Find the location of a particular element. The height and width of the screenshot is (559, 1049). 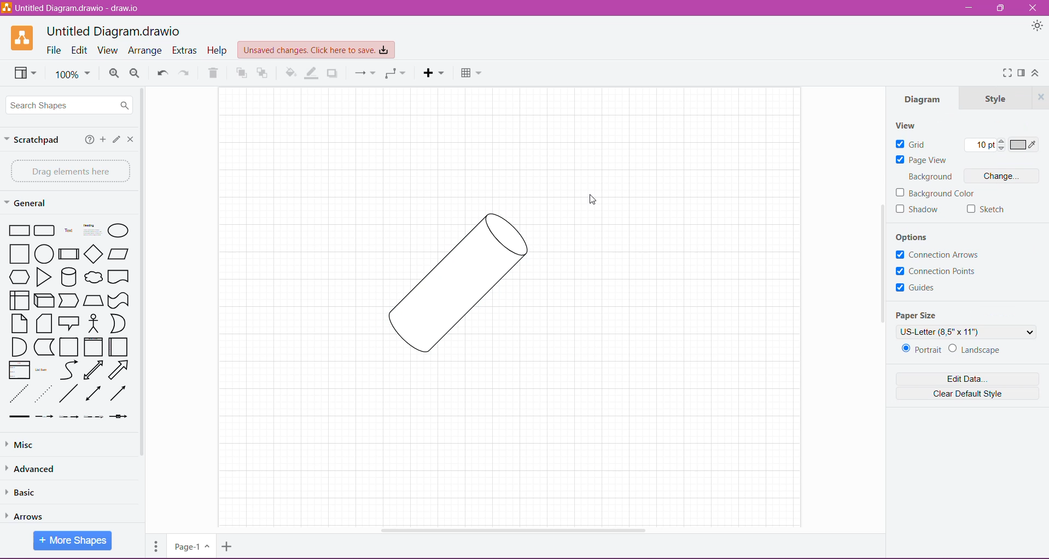

Background Color is located at coordinates (939, 193).